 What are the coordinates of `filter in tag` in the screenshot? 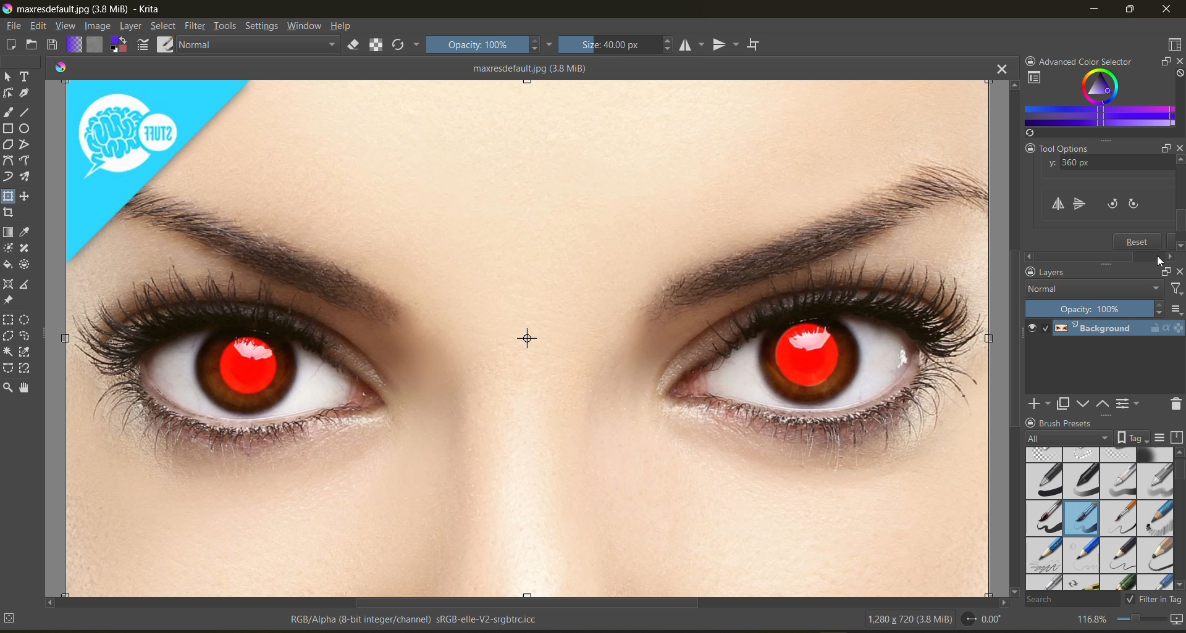 It's located at (1155, 600).